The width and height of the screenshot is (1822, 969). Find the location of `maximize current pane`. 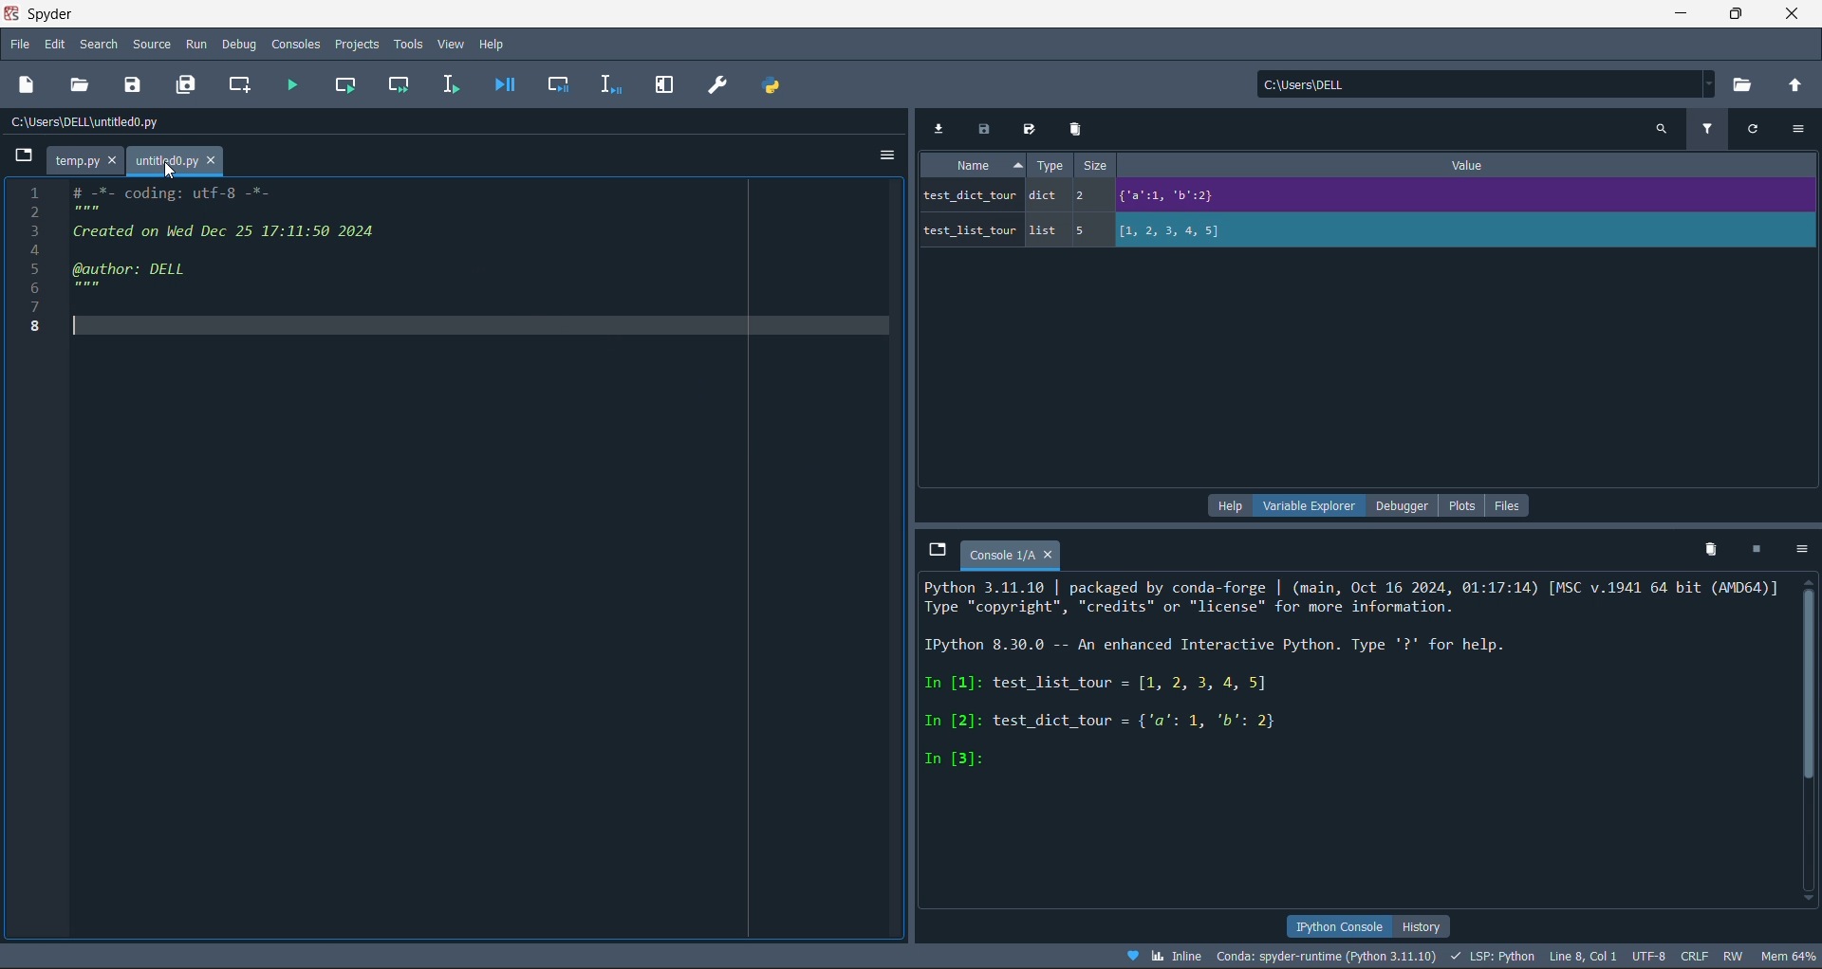

maximize current pane is located at coordinates (671, 82).